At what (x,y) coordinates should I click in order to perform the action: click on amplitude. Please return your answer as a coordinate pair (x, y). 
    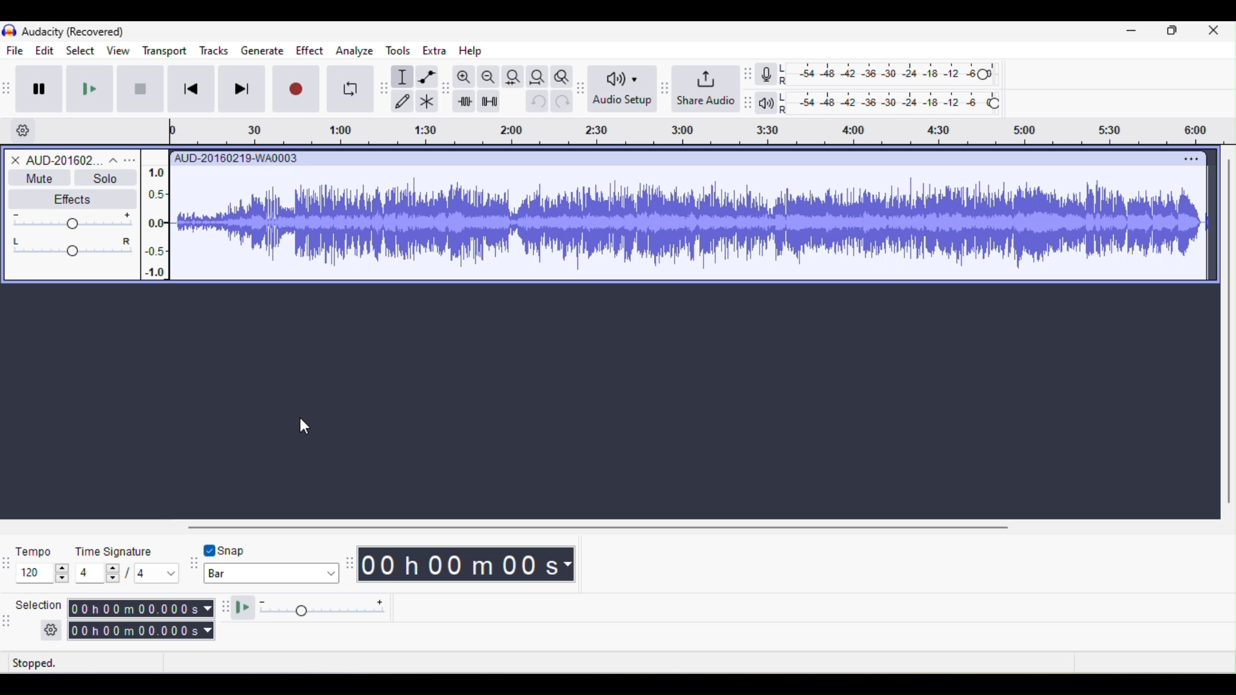
    Looking at the image, I should click on (156, 224).